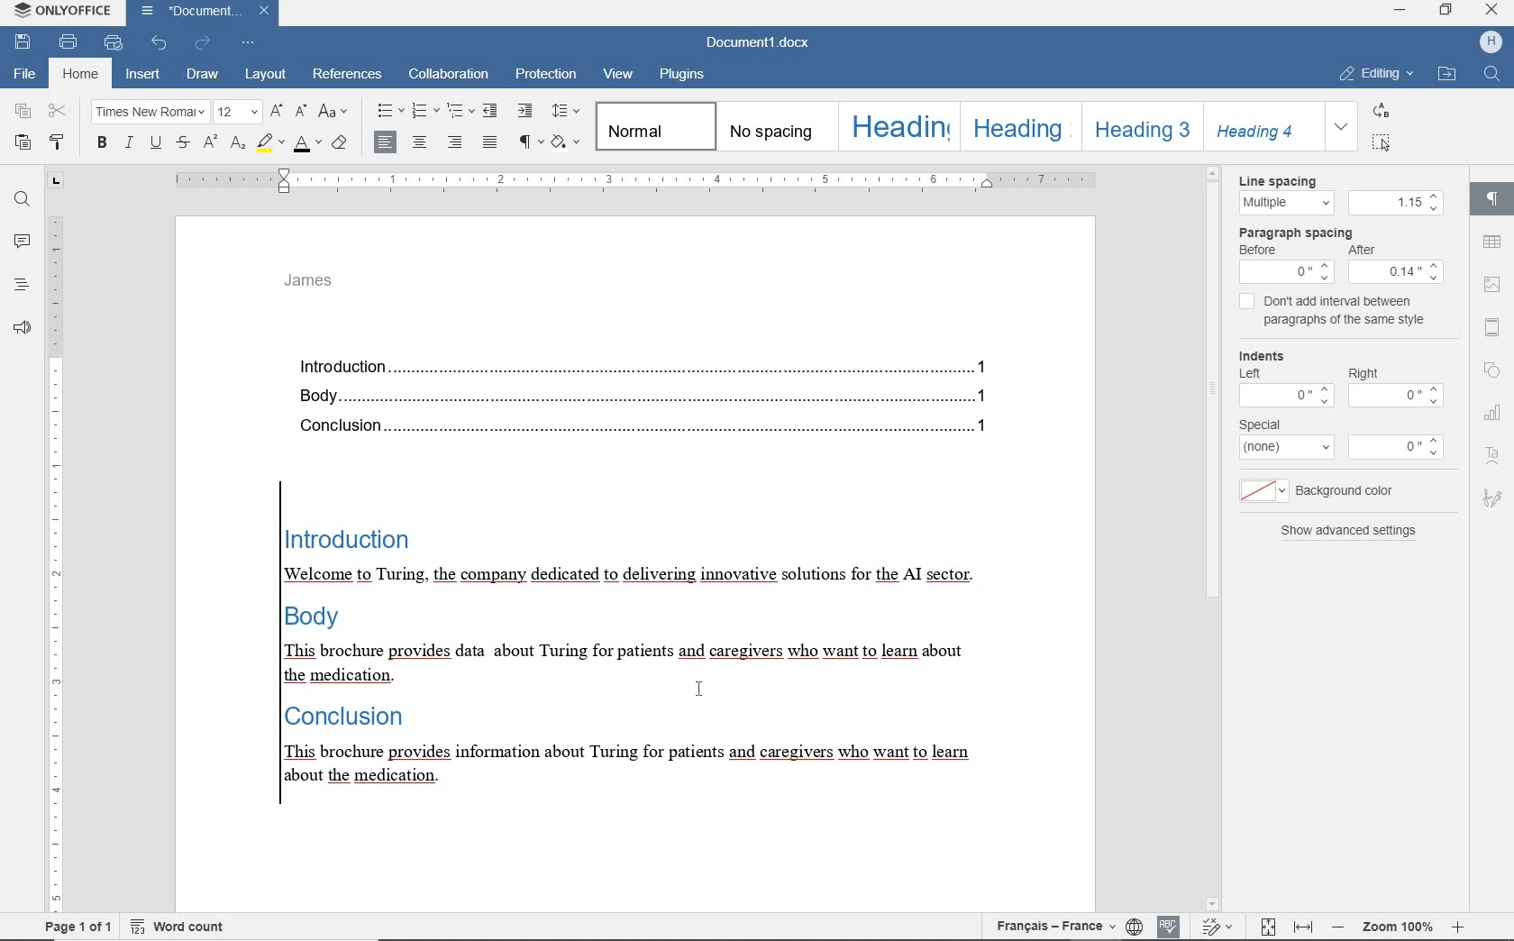 The width and height of the screenshot is (1514, 941). Describe the element at coordinates (1340, 128) in the screenshot. I see `expand` at that location.